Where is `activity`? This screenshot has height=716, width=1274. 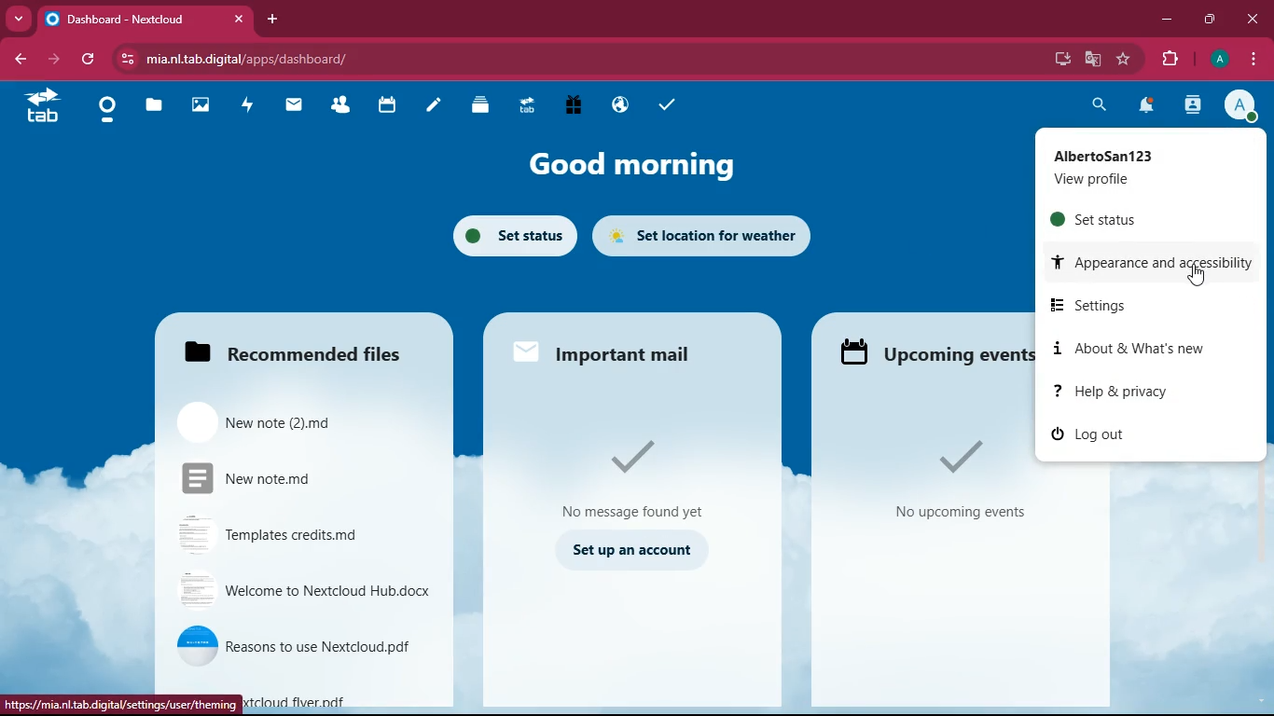 activity is located at coordinates (242, 106).